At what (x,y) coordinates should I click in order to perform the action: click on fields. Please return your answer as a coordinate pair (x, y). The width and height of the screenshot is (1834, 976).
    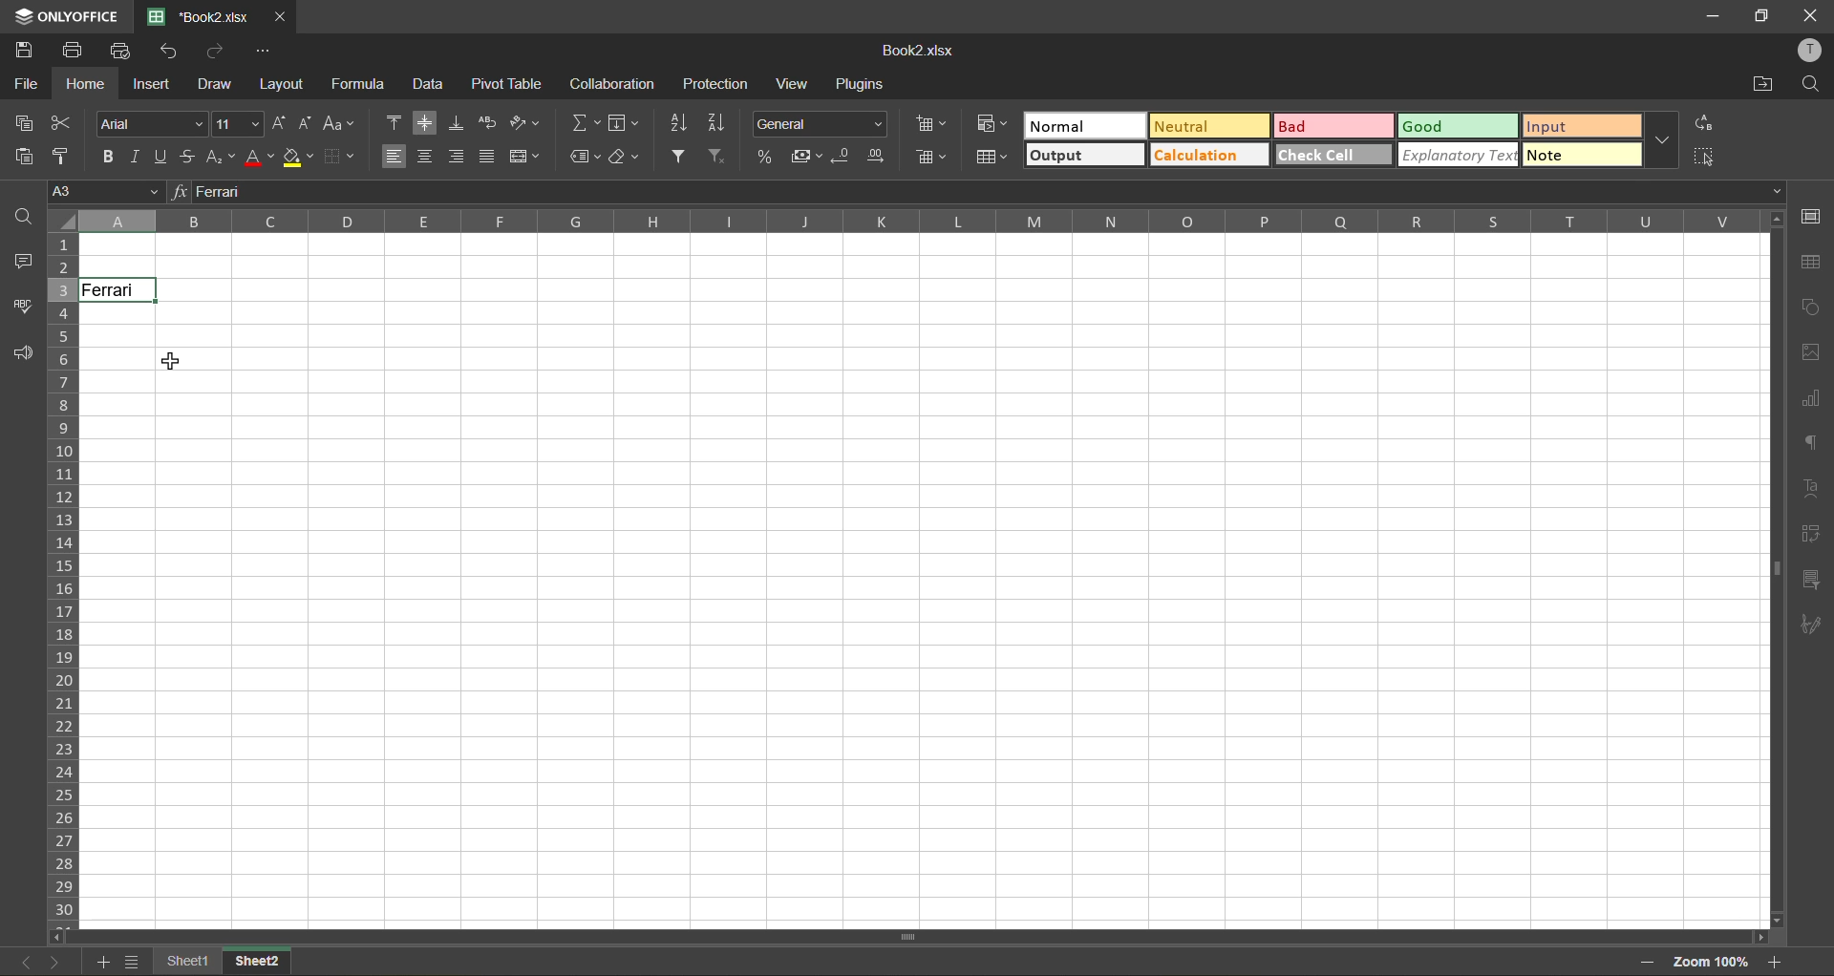
    Looking at the image, I should click on (625, 123).